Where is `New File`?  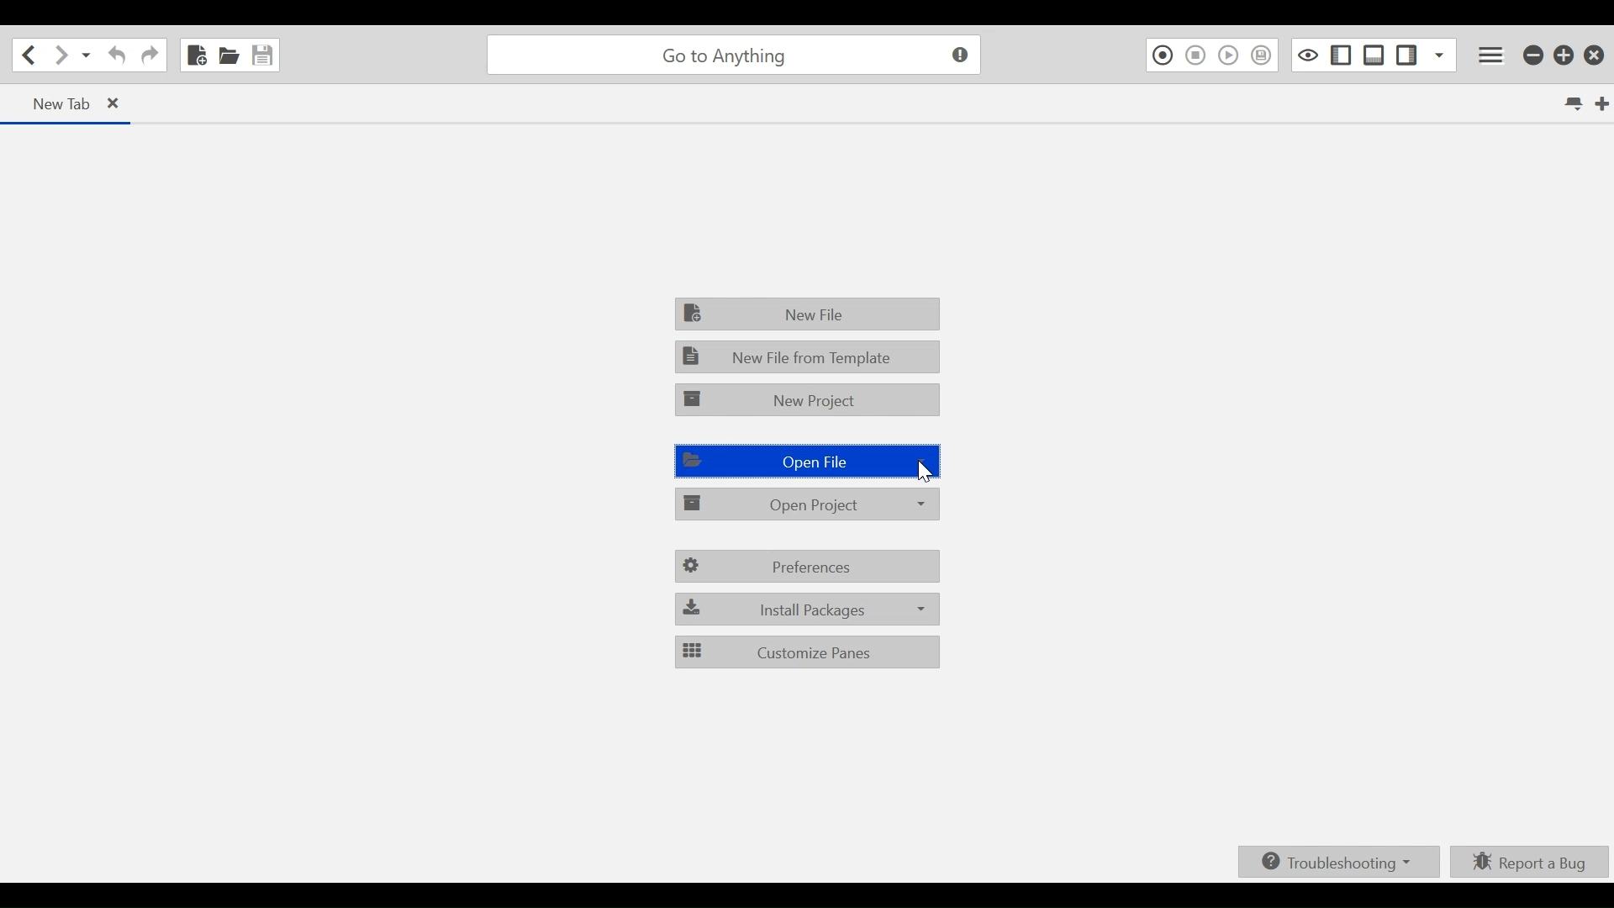
New File is located at coordinates (195, 53).